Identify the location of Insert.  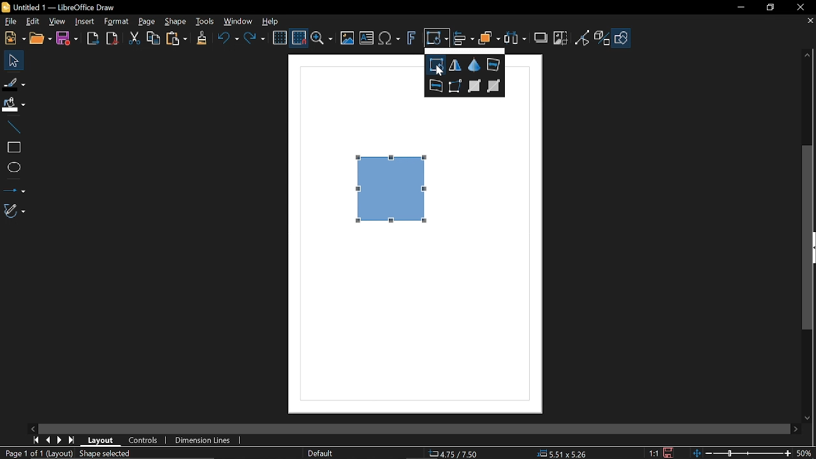
(84, 21).